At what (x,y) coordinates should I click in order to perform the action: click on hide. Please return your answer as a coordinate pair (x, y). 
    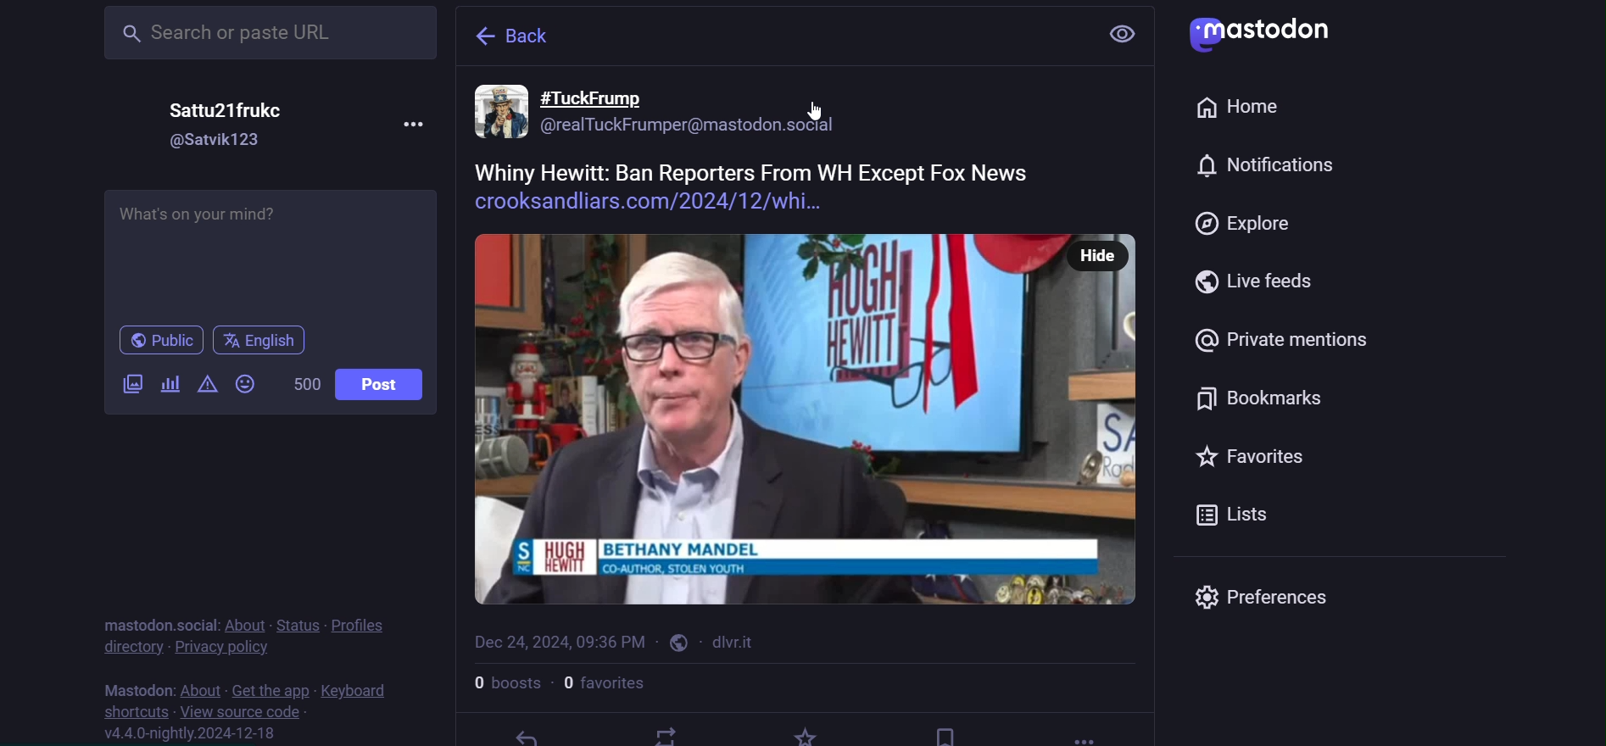
    Looking at the image, I should click on (1096, 243).